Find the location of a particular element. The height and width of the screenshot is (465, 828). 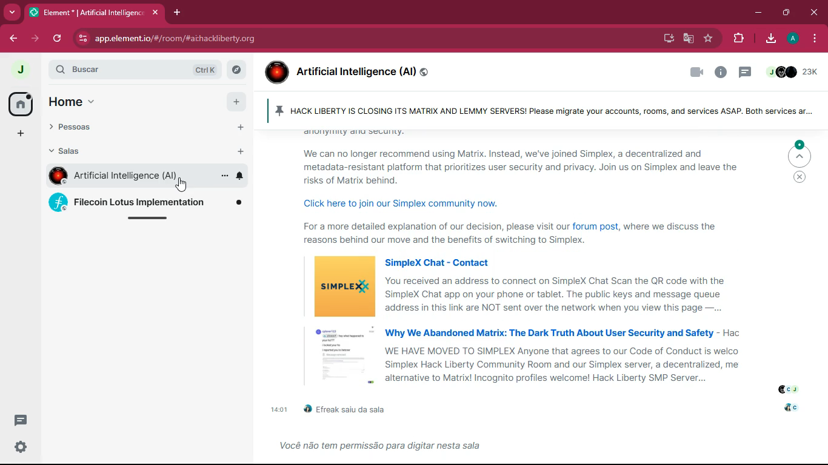

new message is located at coordinates (744, 71).